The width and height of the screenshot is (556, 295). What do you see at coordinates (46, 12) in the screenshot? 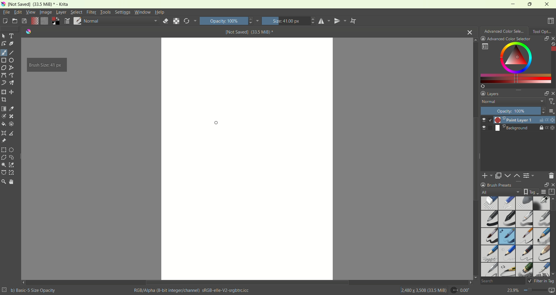
I see `image` at bounding box center [46, 12].